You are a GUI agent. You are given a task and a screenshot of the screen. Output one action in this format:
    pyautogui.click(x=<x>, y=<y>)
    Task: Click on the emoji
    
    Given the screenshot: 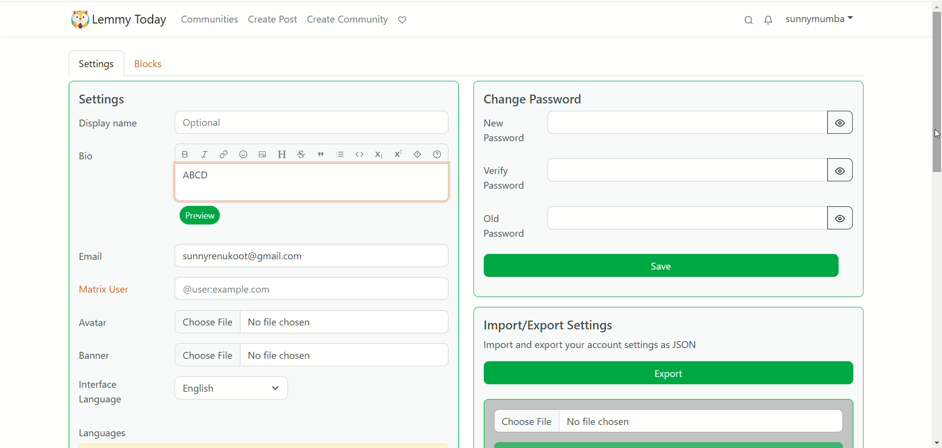 What is the action you would take?
    pyautogui.click(x=243, y=155)
    